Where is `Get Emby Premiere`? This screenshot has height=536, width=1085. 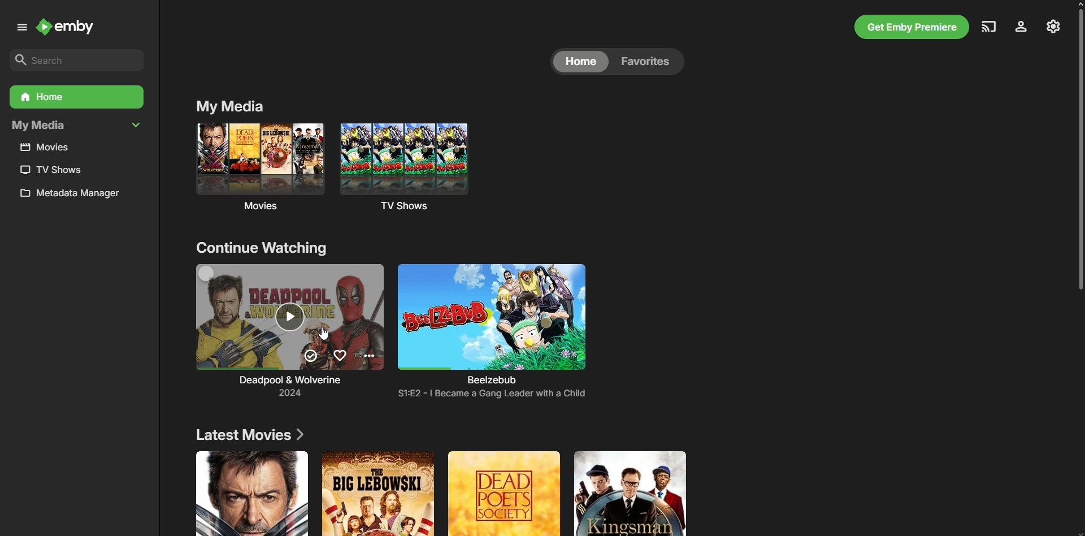
Get Emby Premiere is located at coordinates (909, 27).